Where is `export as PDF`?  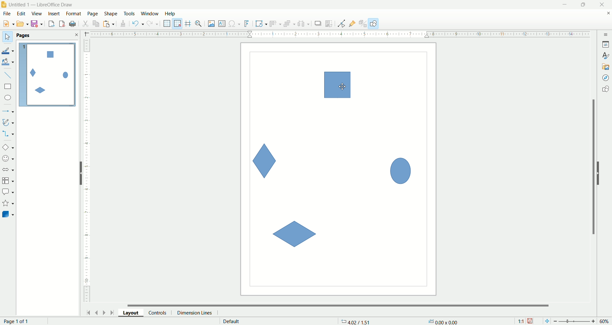 export as PDF is located at coordinates (73, 24).